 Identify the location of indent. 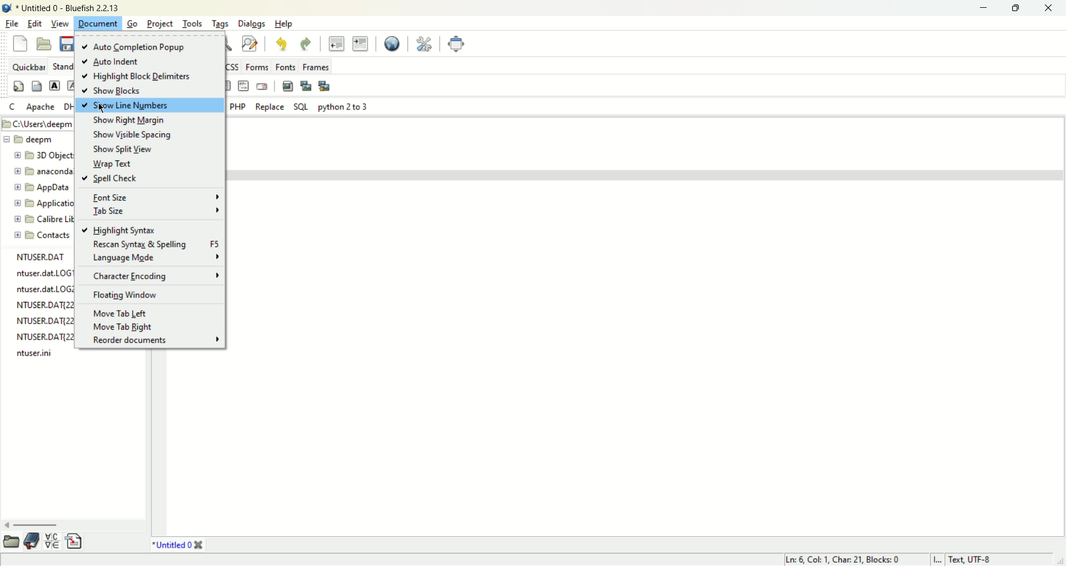
(360, 44).